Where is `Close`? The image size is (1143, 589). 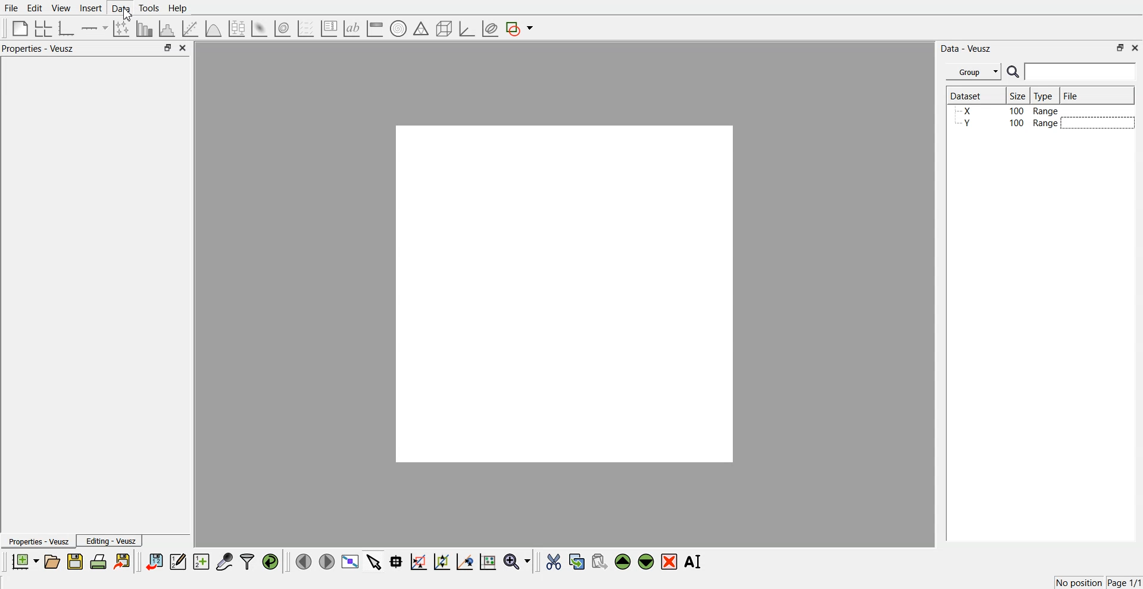
Close is located at coordinates (1136, 47).